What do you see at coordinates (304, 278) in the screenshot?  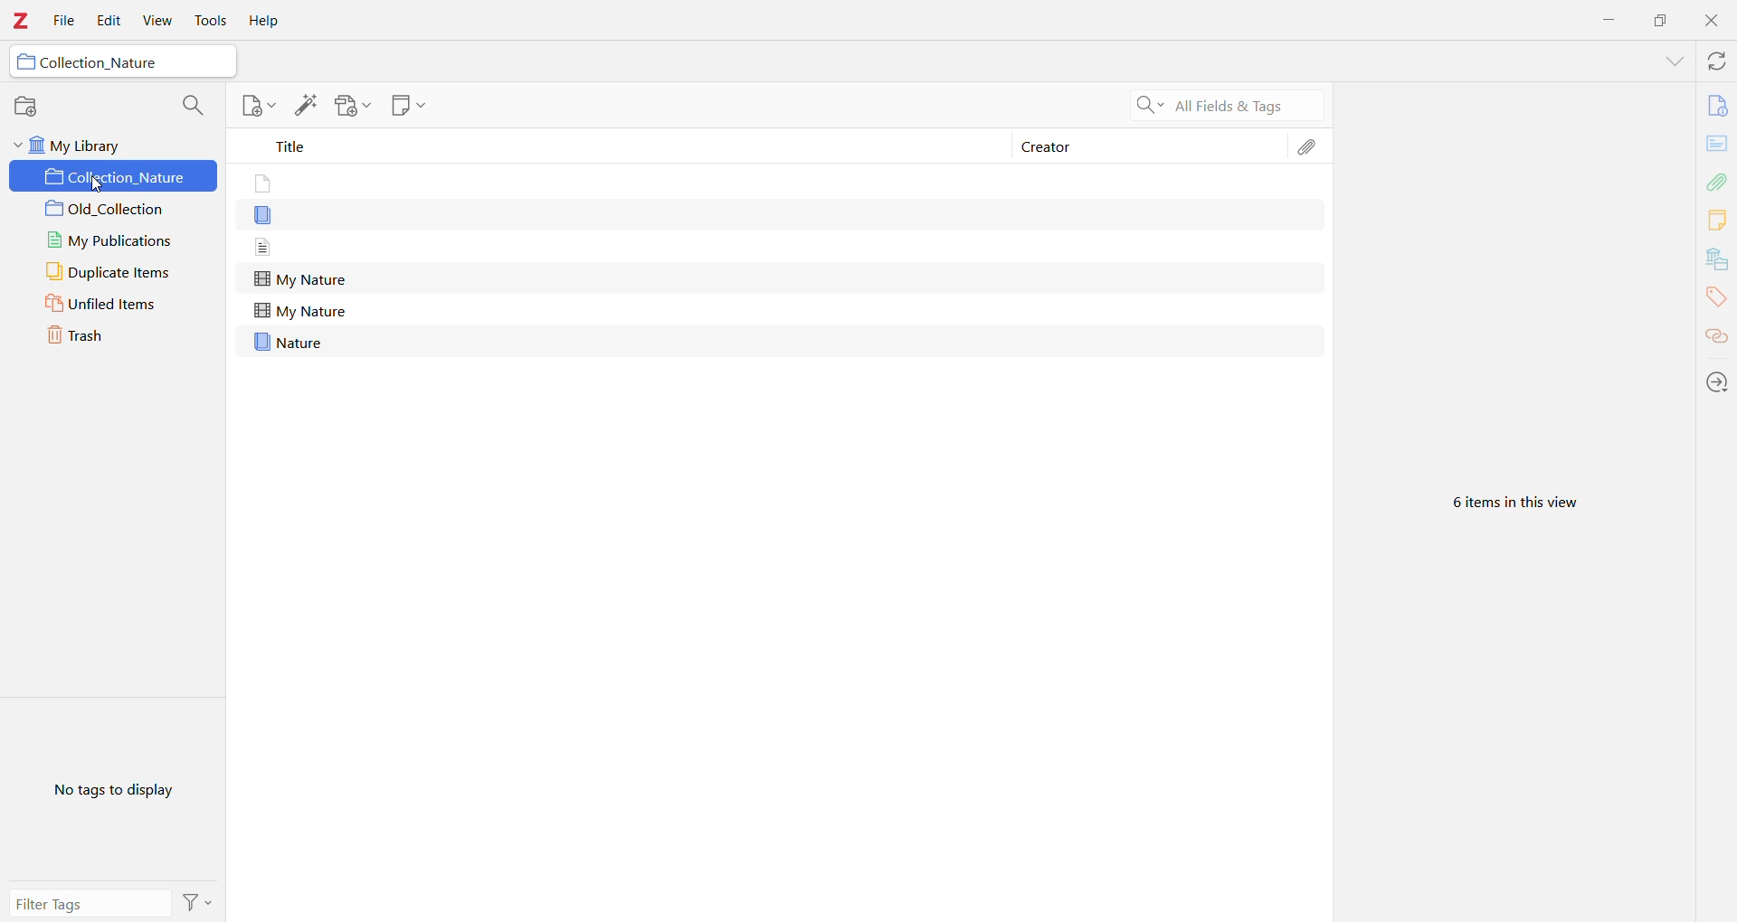 I see `My Nature file` at bounding box center [304, 278].